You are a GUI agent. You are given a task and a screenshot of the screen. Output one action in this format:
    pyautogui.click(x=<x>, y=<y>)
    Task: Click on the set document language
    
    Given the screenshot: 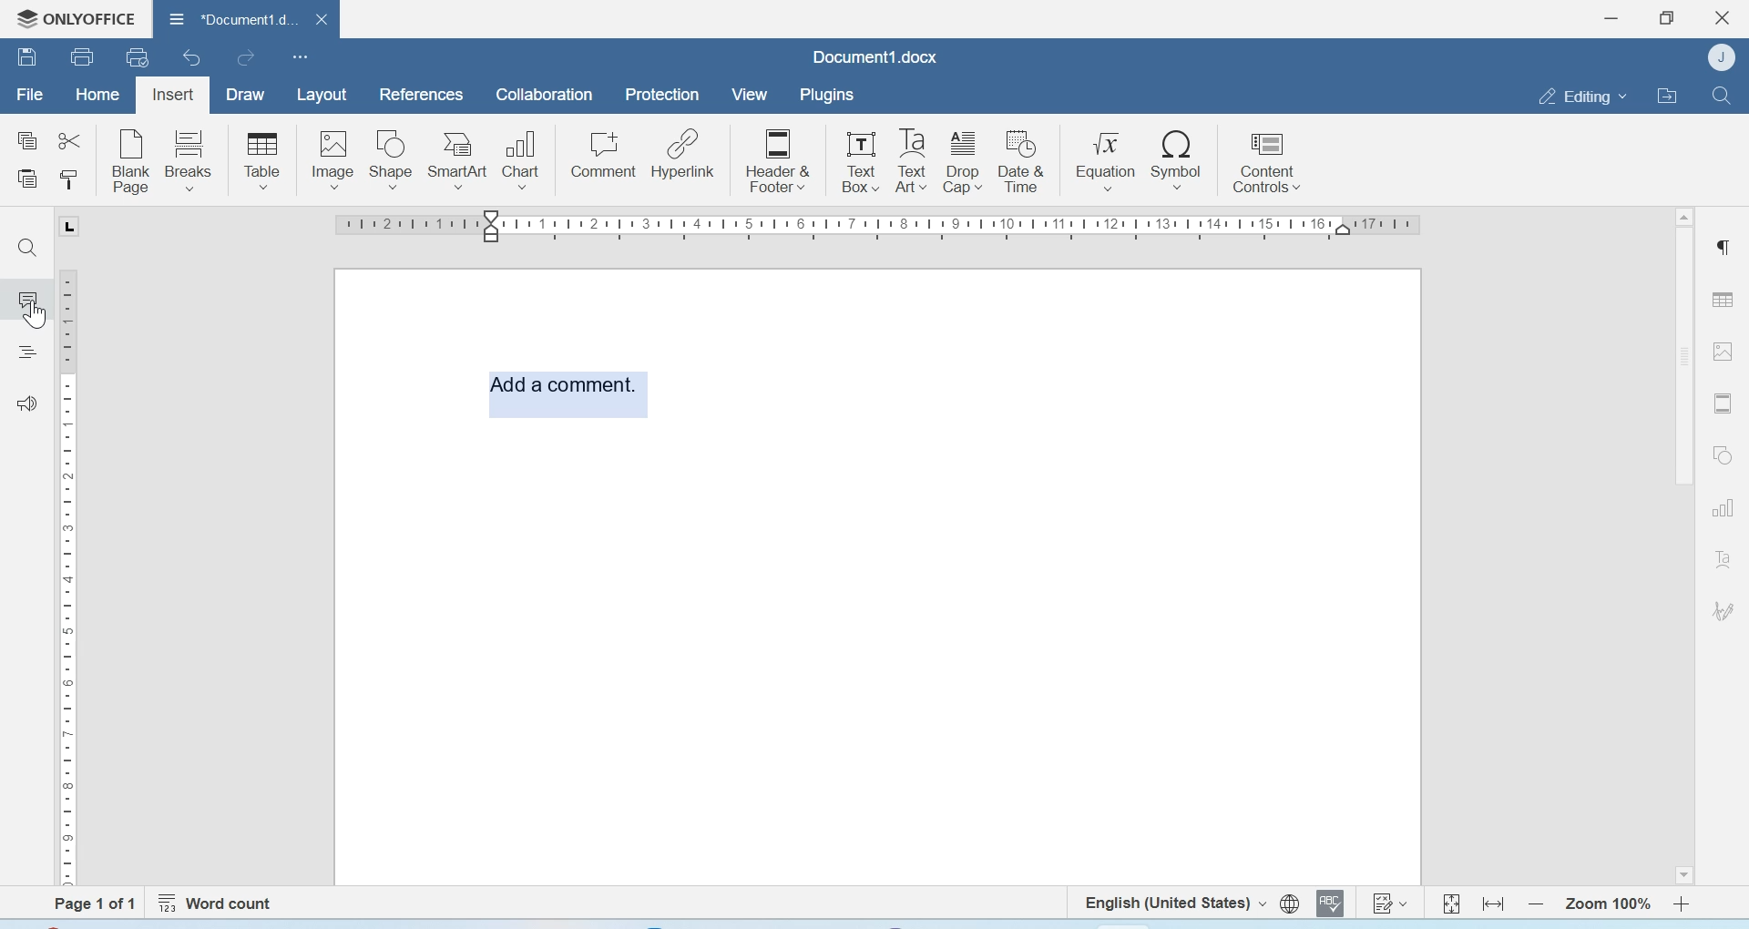 What is the action you would take?
    pyautogui.click(x=1290, y=903)
    